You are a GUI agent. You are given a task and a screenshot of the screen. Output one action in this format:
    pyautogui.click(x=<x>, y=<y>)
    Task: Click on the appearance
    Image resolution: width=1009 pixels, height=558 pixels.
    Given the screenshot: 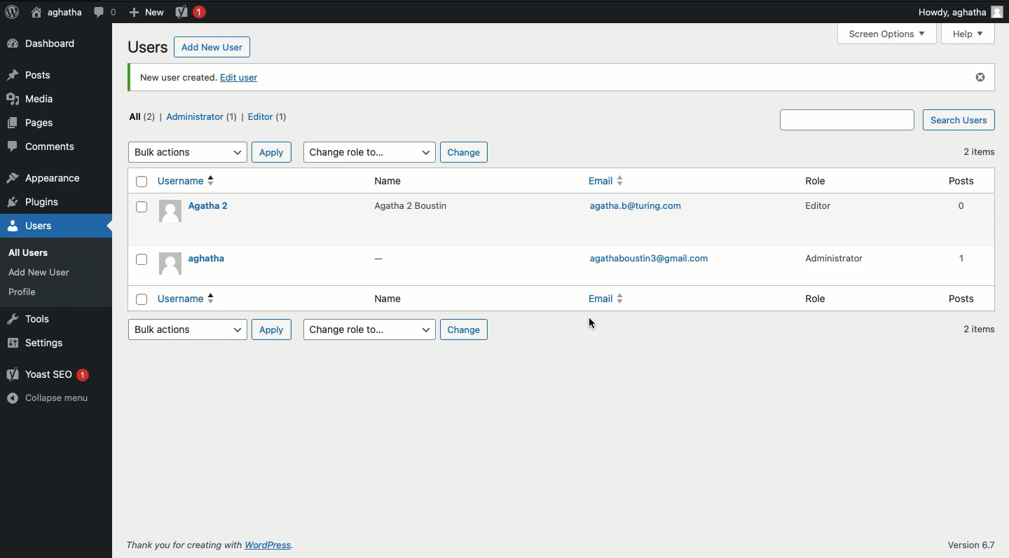 What is the action you would take?
    pyautogui.click(x=44, y=179)
    